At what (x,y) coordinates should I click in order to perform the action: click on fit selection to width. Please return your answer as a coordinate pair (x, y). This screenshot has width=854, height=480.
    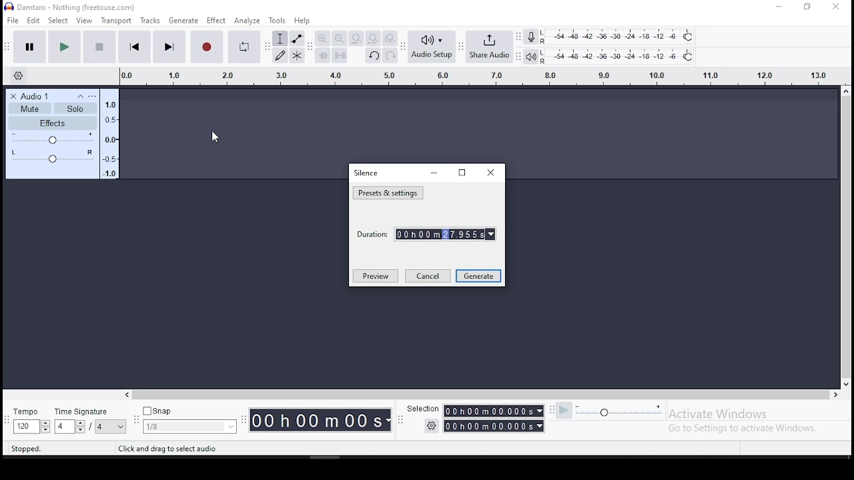
    Looking at the image, I should click on (354, 38).